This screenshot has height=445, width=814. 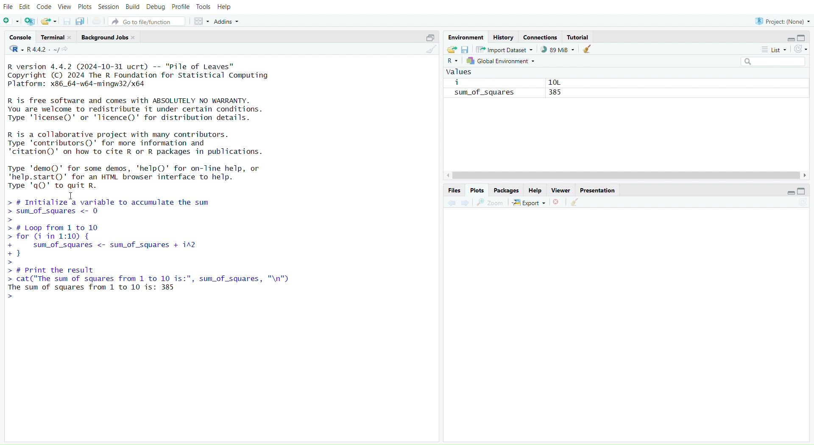 What do you see at coordinates (70, 197) in the screenshot?
I see `cursor` at bounding box center [70, 197].